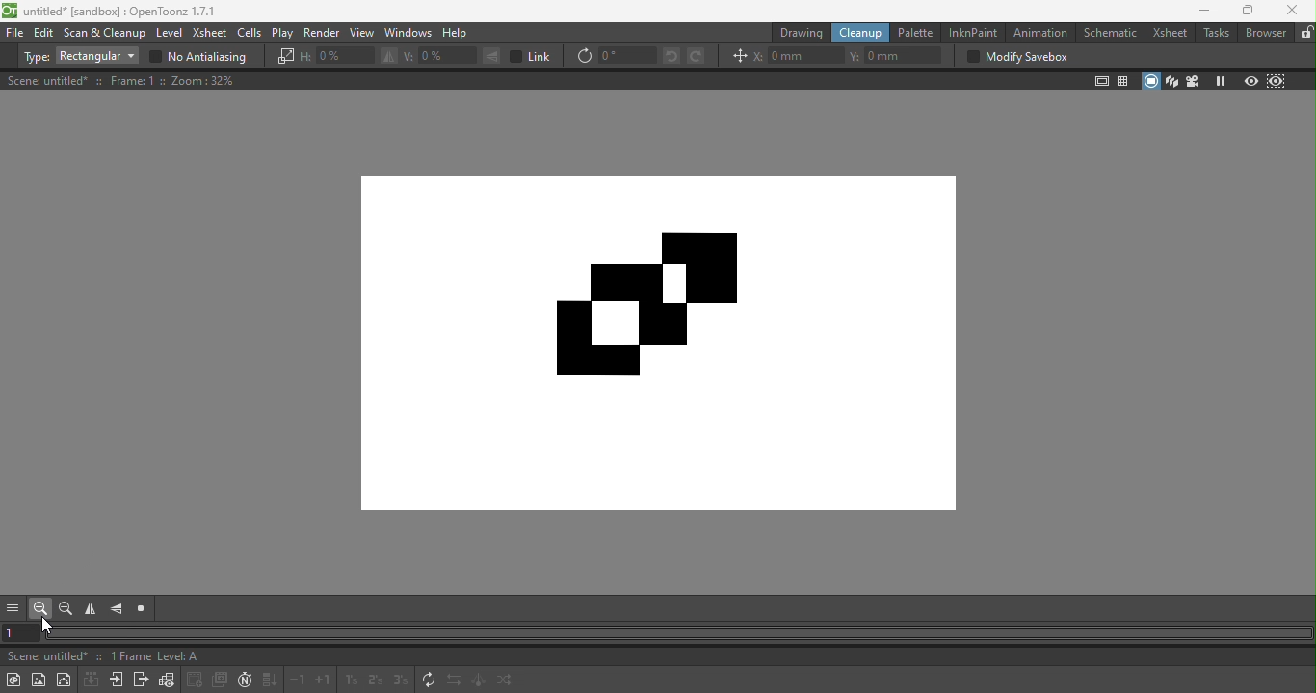 The image size is (1316, 693). What do you see at coordinates (858, 34) in the screenshot?
I see `Cleanup` at bounding box center [858, 34].